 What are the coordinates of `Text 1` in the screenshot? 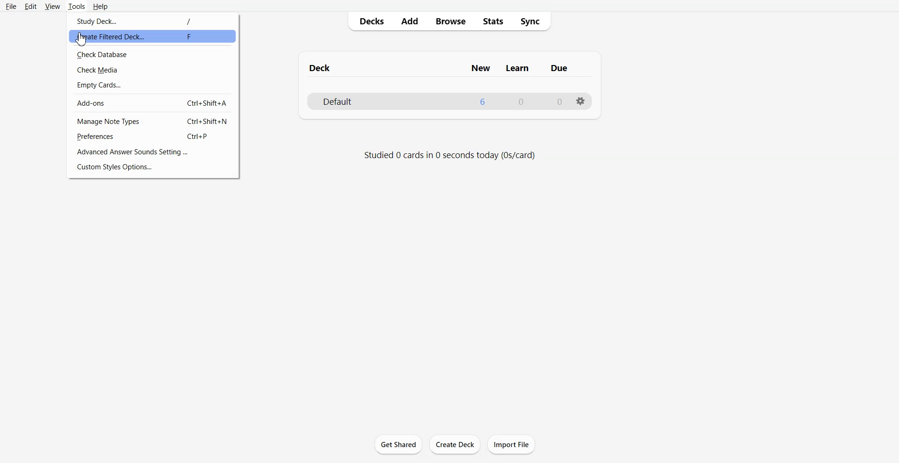 It's located at (437, 67).